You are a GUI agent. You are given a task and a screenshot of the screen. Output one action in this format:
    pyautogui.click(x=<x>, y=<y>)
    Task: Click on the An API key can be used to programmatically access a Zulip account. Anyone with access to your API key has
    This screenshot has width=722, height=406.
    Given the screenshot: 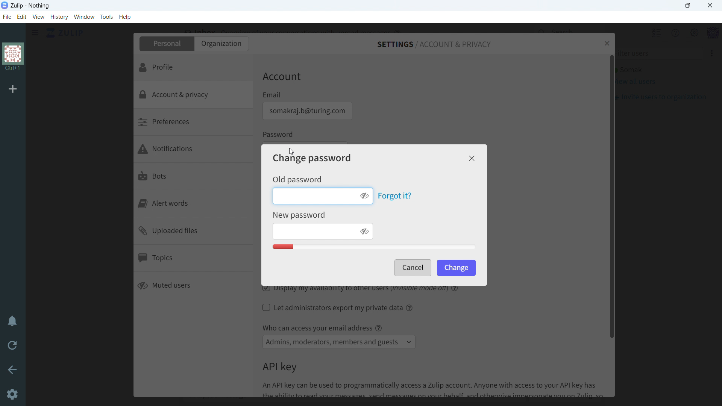 What is the action you would take?
    pyautogui.click(x=436, y=389)
    